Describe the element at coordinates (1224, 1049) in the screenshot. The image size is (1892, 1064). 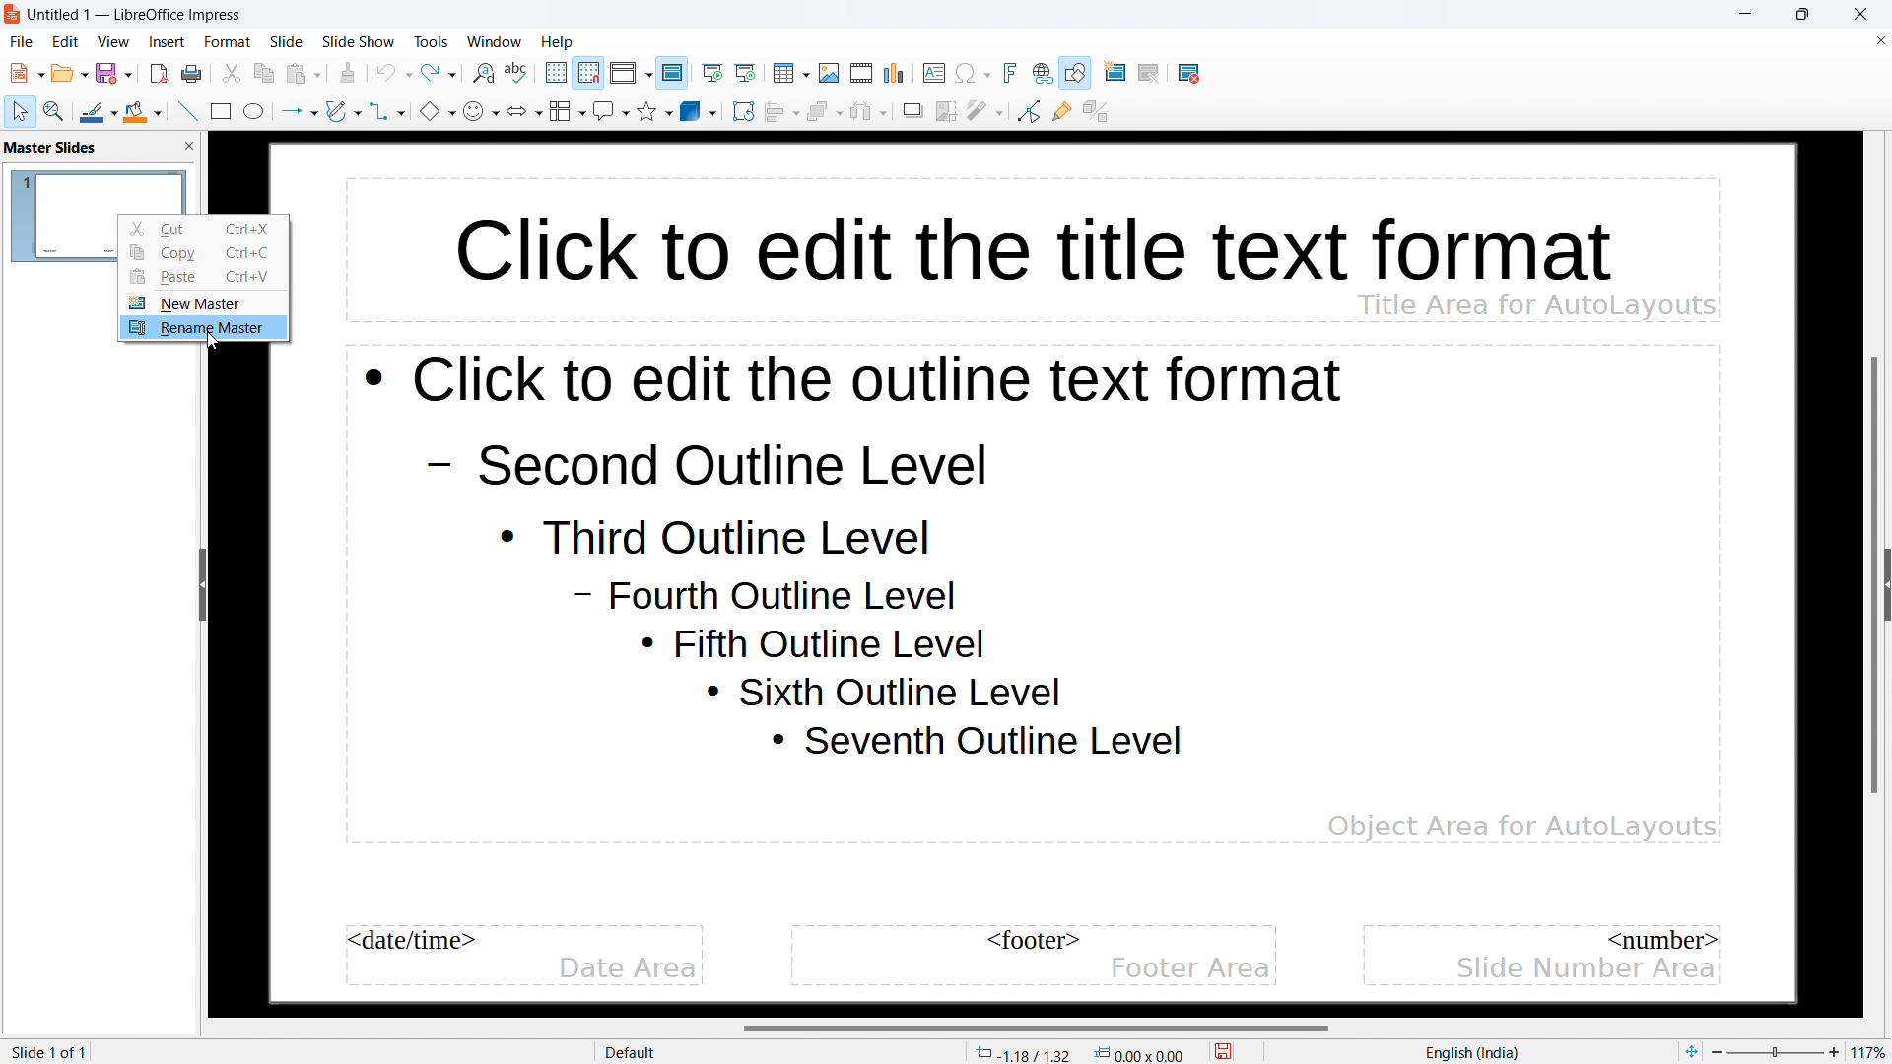
I see `save` at that location.